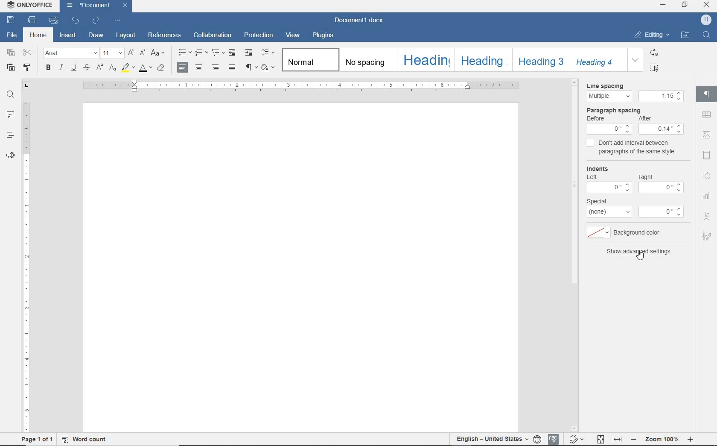 This screenshot has height=446, width=717. I want to click on bold, so click(48, 69).